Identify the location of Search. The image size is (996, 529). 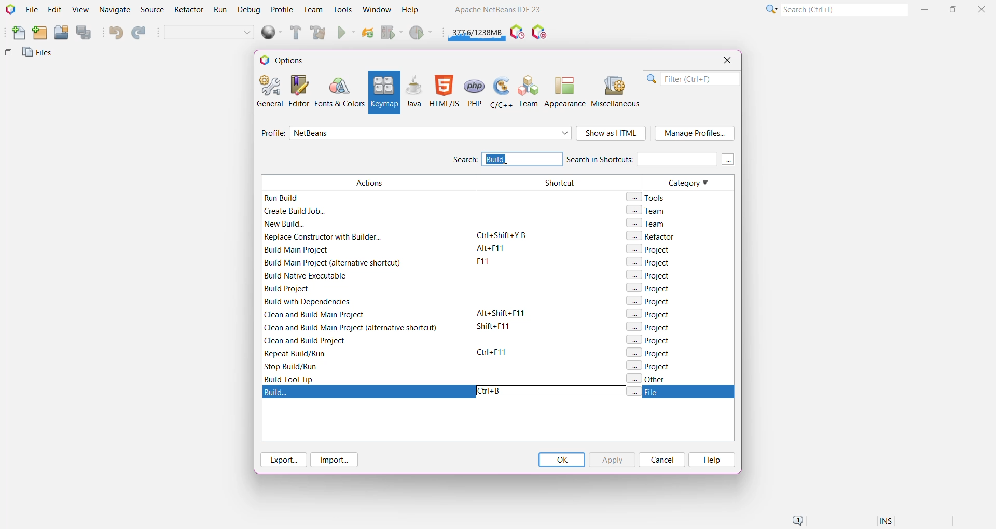
(464, 161).